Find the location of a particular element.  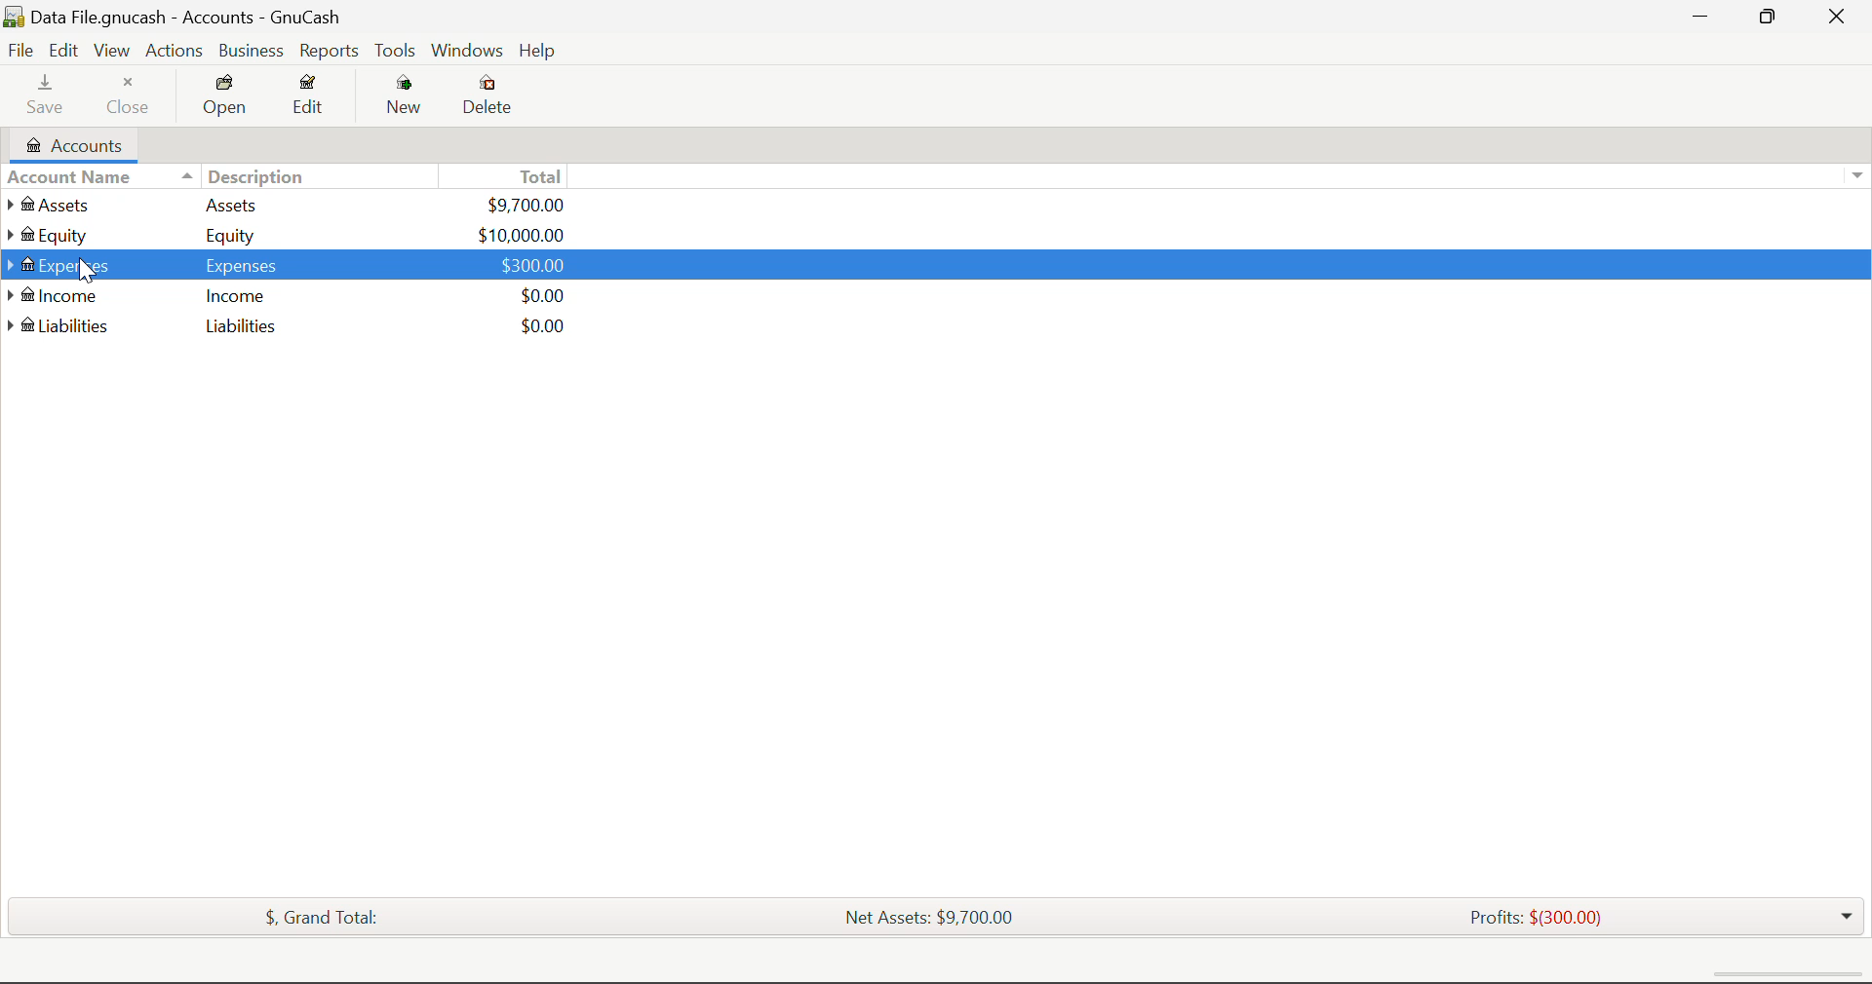

Delete is located at coordinates (501, 100).